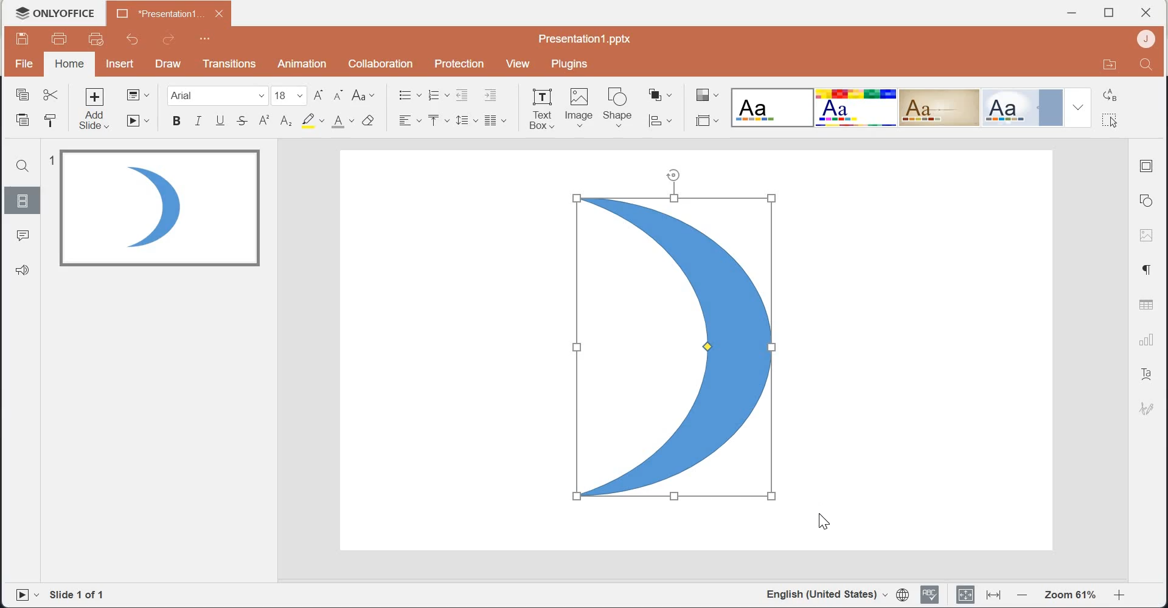 This screenshot has height=608, width=1168. Describe the element at coordinates (1144, 39) in the screenshot. I see `Account` at that location.